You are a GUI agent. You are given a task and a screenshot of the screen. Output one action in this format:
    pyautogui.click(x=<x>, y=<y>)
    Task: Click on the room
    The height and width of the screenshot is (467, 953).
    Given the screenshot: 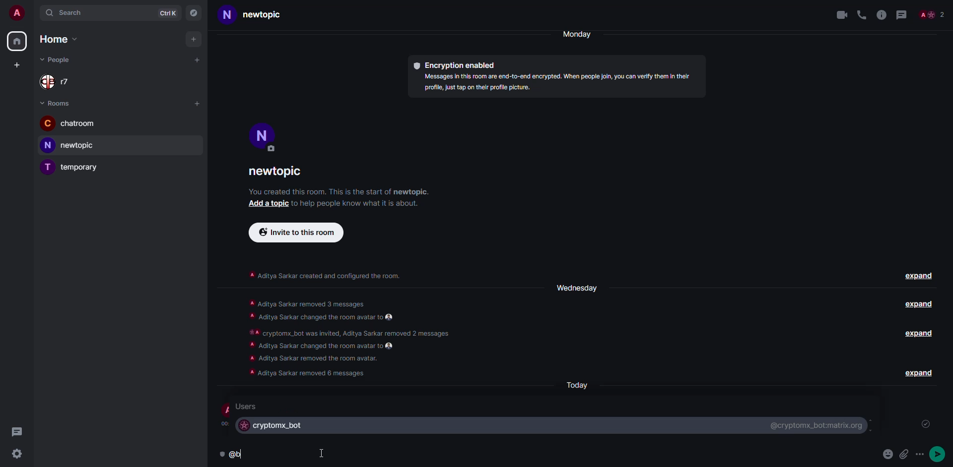 What is the action you would take?
    pyautogui.click(x=68, y=123)
    